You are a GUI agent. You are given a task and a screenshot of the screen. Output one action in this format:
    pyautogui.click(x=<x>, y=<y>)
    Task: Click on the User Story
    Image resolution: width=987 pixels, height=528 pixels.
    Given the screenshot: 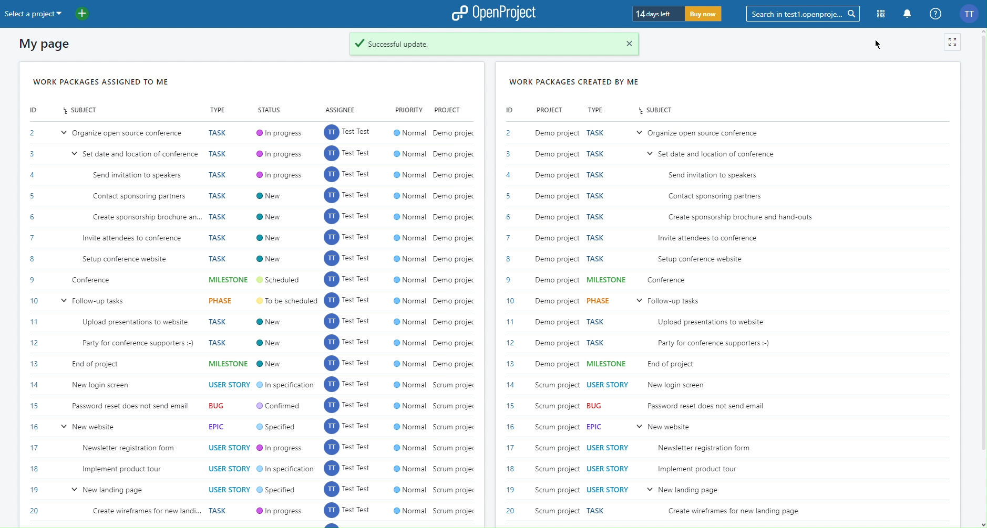 What is the action you would take?
    pyautogui.click(x=609, y=467)
    